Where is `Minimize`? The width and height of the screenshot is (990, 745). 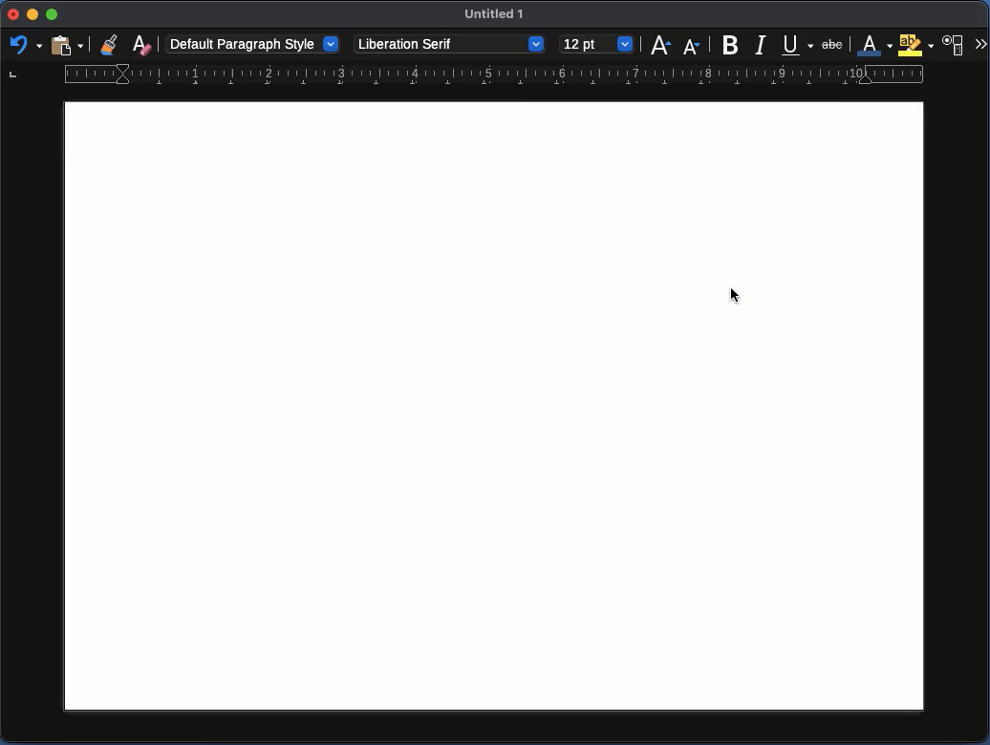
Minimize is located at coordinates (54, 15).